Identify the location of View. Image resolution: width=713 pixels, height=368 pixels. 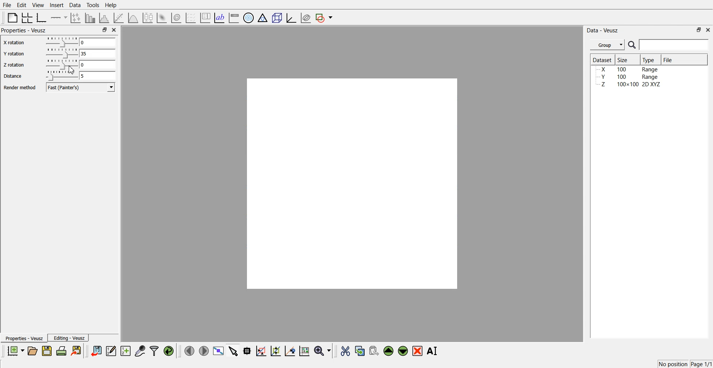
(38, 5).